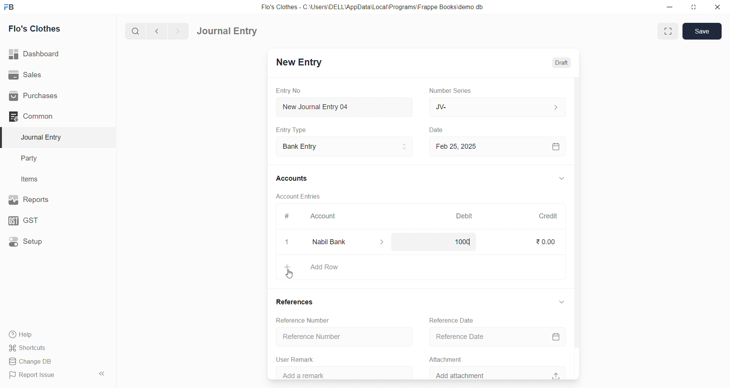  Describe the element at coordinates (297, 319) in the screenshot. I see `Reference Number` at that location.